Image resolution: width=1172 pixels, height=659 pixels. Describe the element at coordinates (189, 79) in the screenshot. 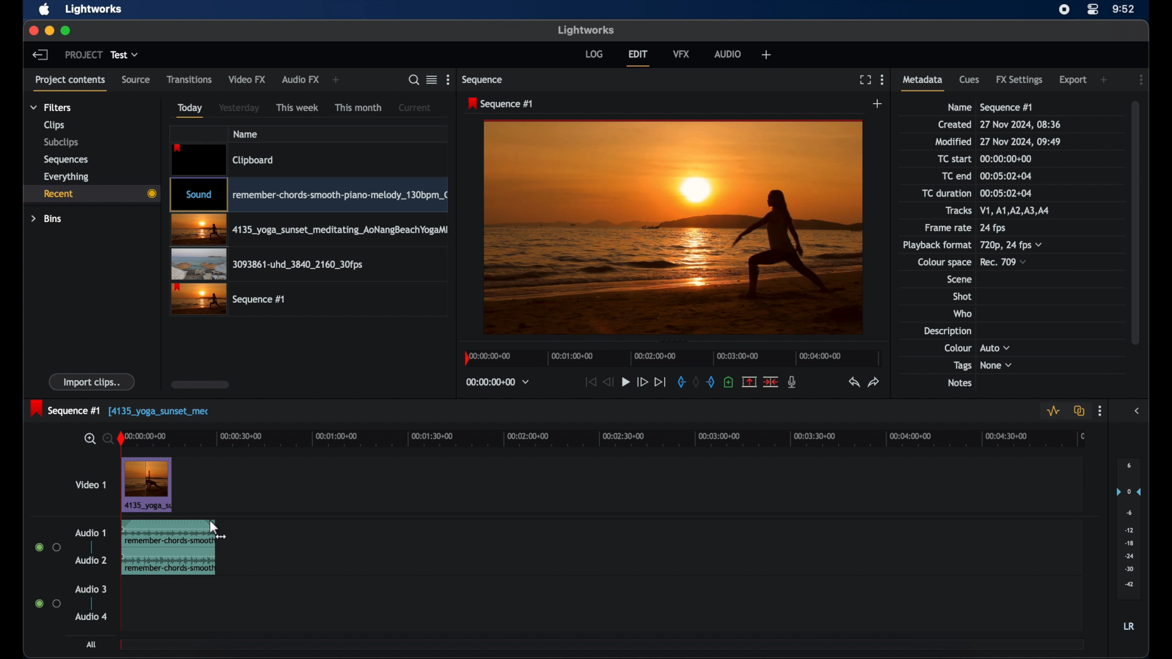

I see `transitions` at that location.